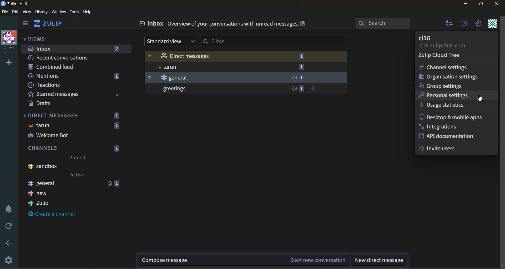  Describe the element at coordinates (74, 184) in the screenshot. I see `general` at that location.